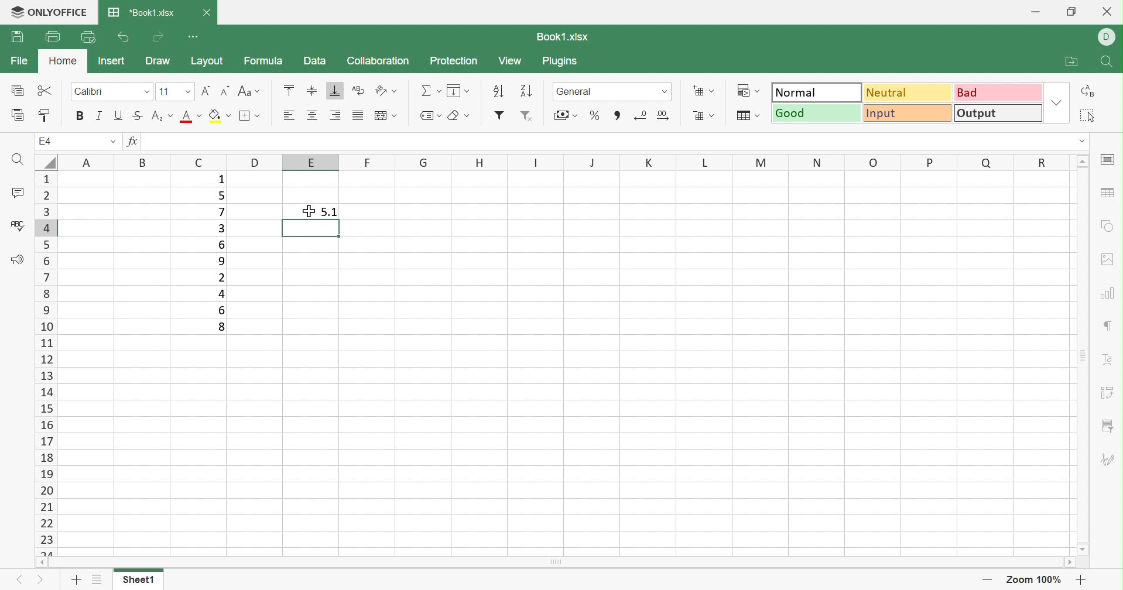 Image resolution: width=1123 pixels, height=590 pixels. I want to click on Format table as template, so click(749, 115).